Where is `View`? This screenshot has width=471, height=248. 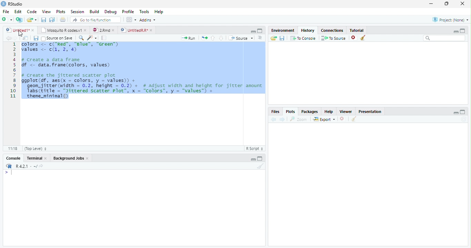 View is located at coordinates (46, 11).